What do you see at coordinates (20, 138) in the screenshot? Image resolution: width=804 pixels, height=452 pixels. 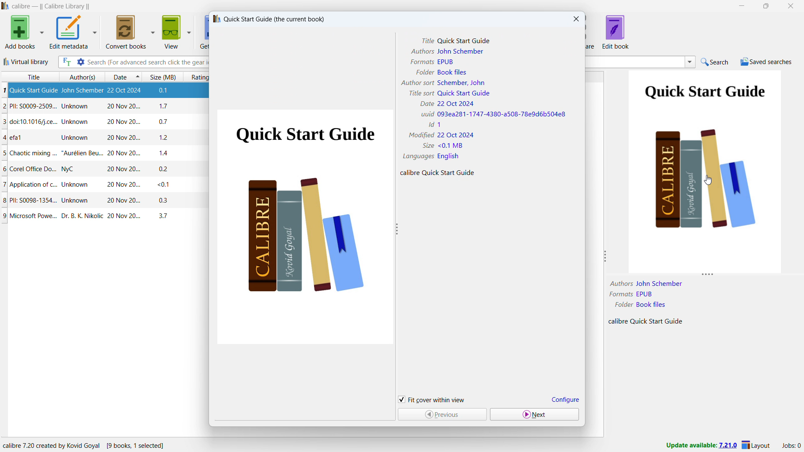 I see `efal ` at bounding box center [20, 138].